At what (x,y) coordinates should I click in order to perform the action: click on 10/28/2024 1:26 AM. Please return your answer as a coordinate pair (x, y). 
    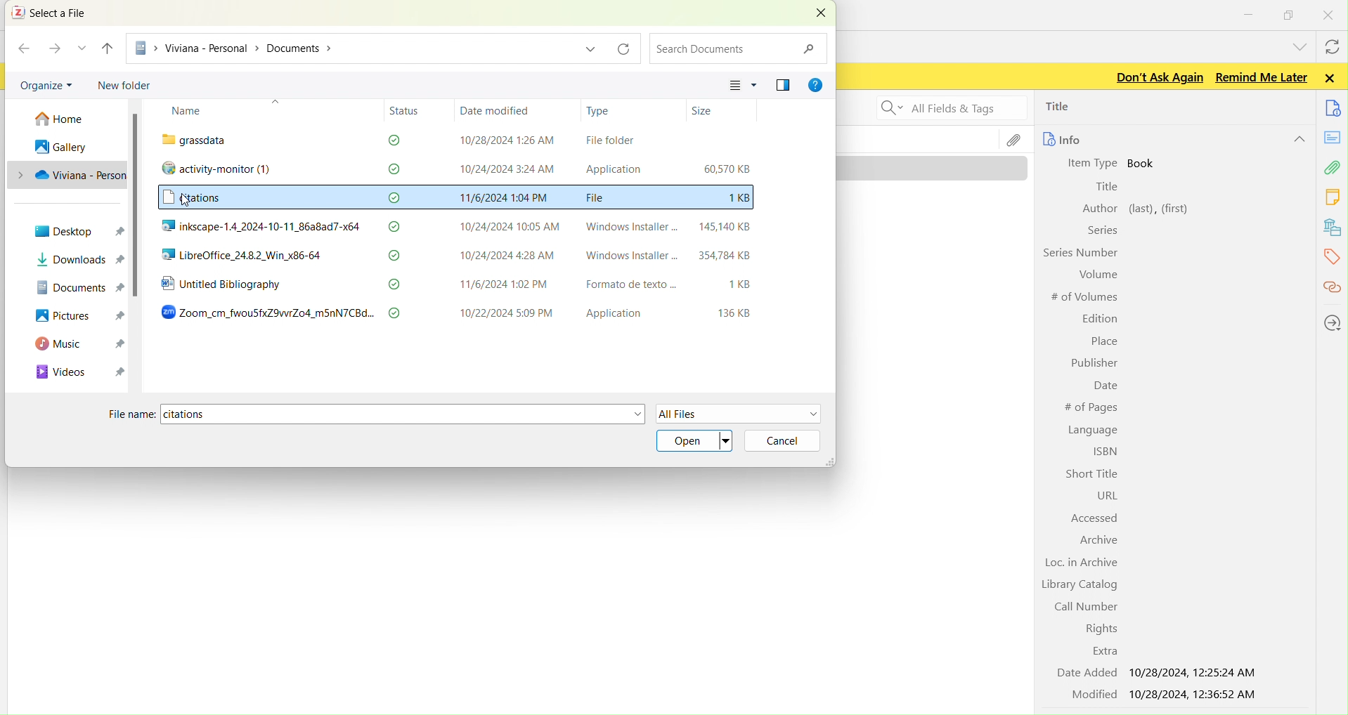
    Looking at the image, I should click on (498, 140).